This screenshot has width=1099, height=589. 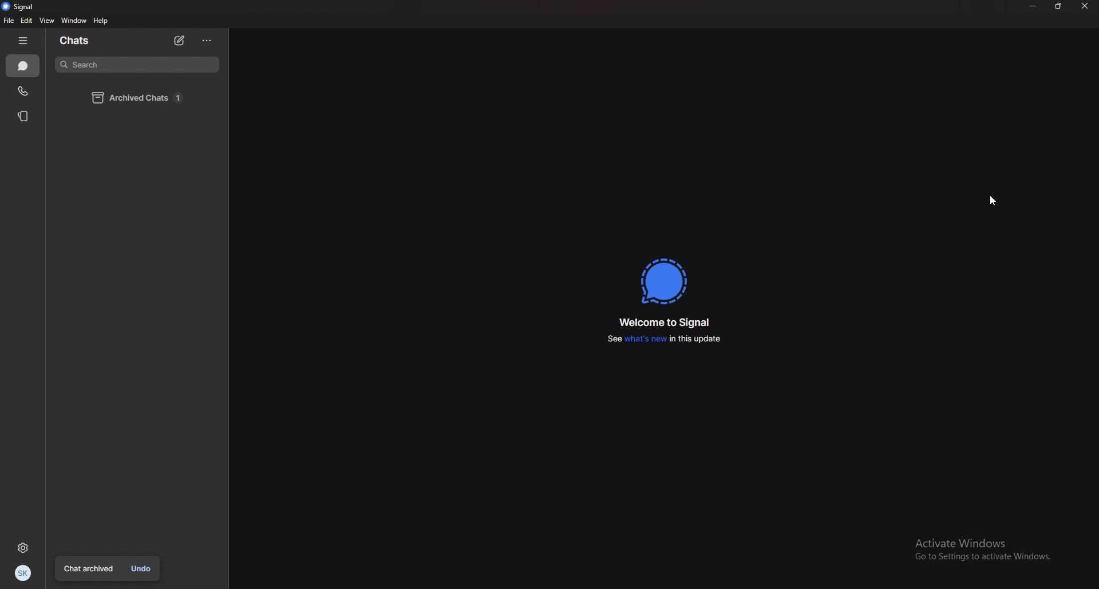 I want to click on Call, so click(x=22, y=91).